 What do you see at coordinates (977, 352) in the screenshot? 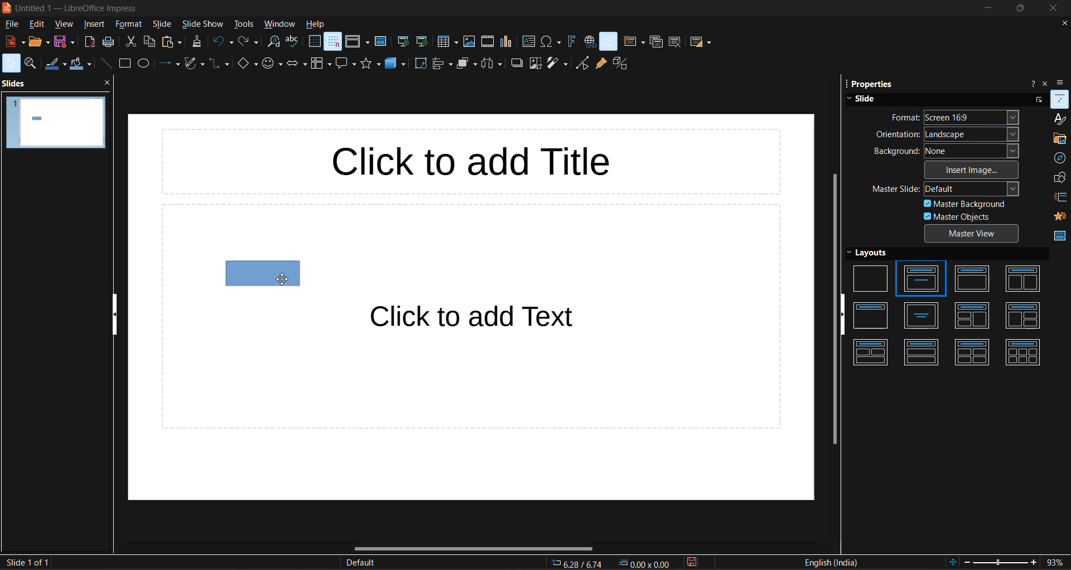
I see `title, 4 content` at bounding box center [977, 352].